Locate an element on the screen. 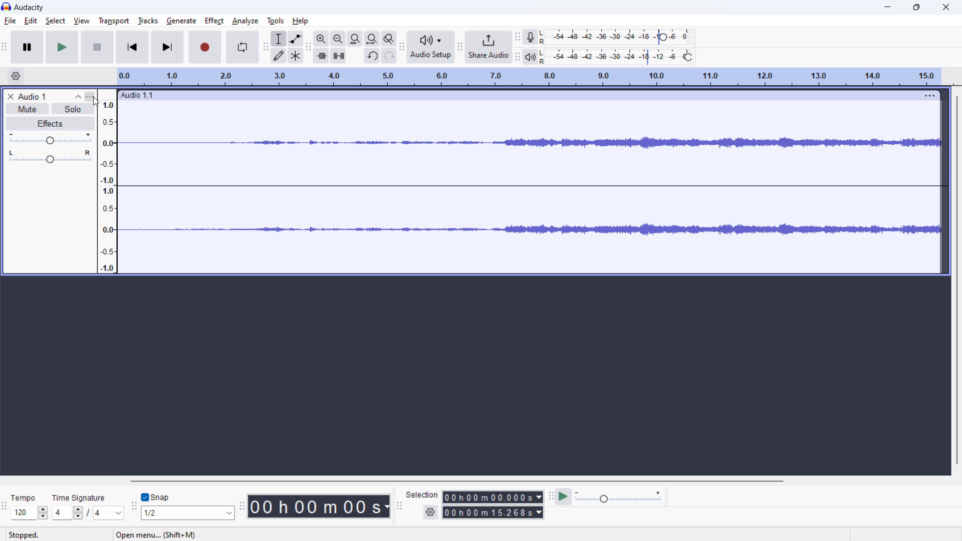 The image size is (962, 541). select is located at coordinates (56, 21).